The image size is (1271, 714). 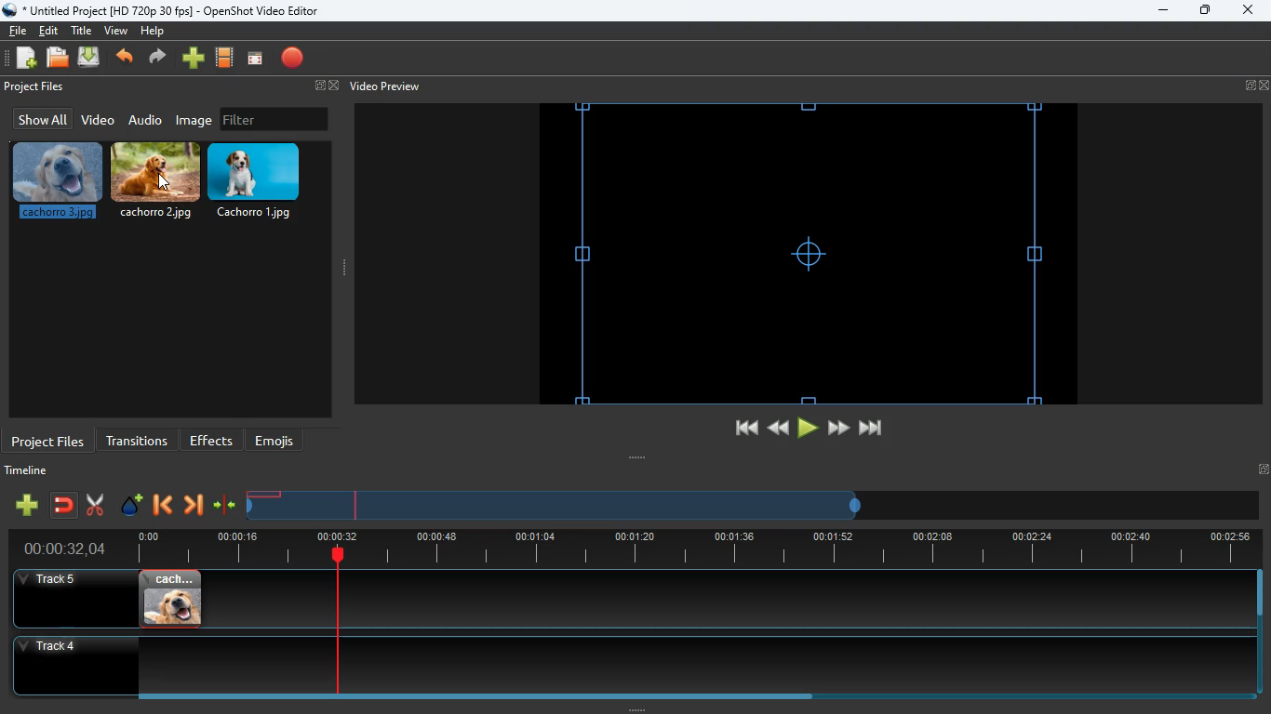 What do you see at coordinates (91, 59) in the screenshot?
I see `upload` at bounding box center [91, 59].